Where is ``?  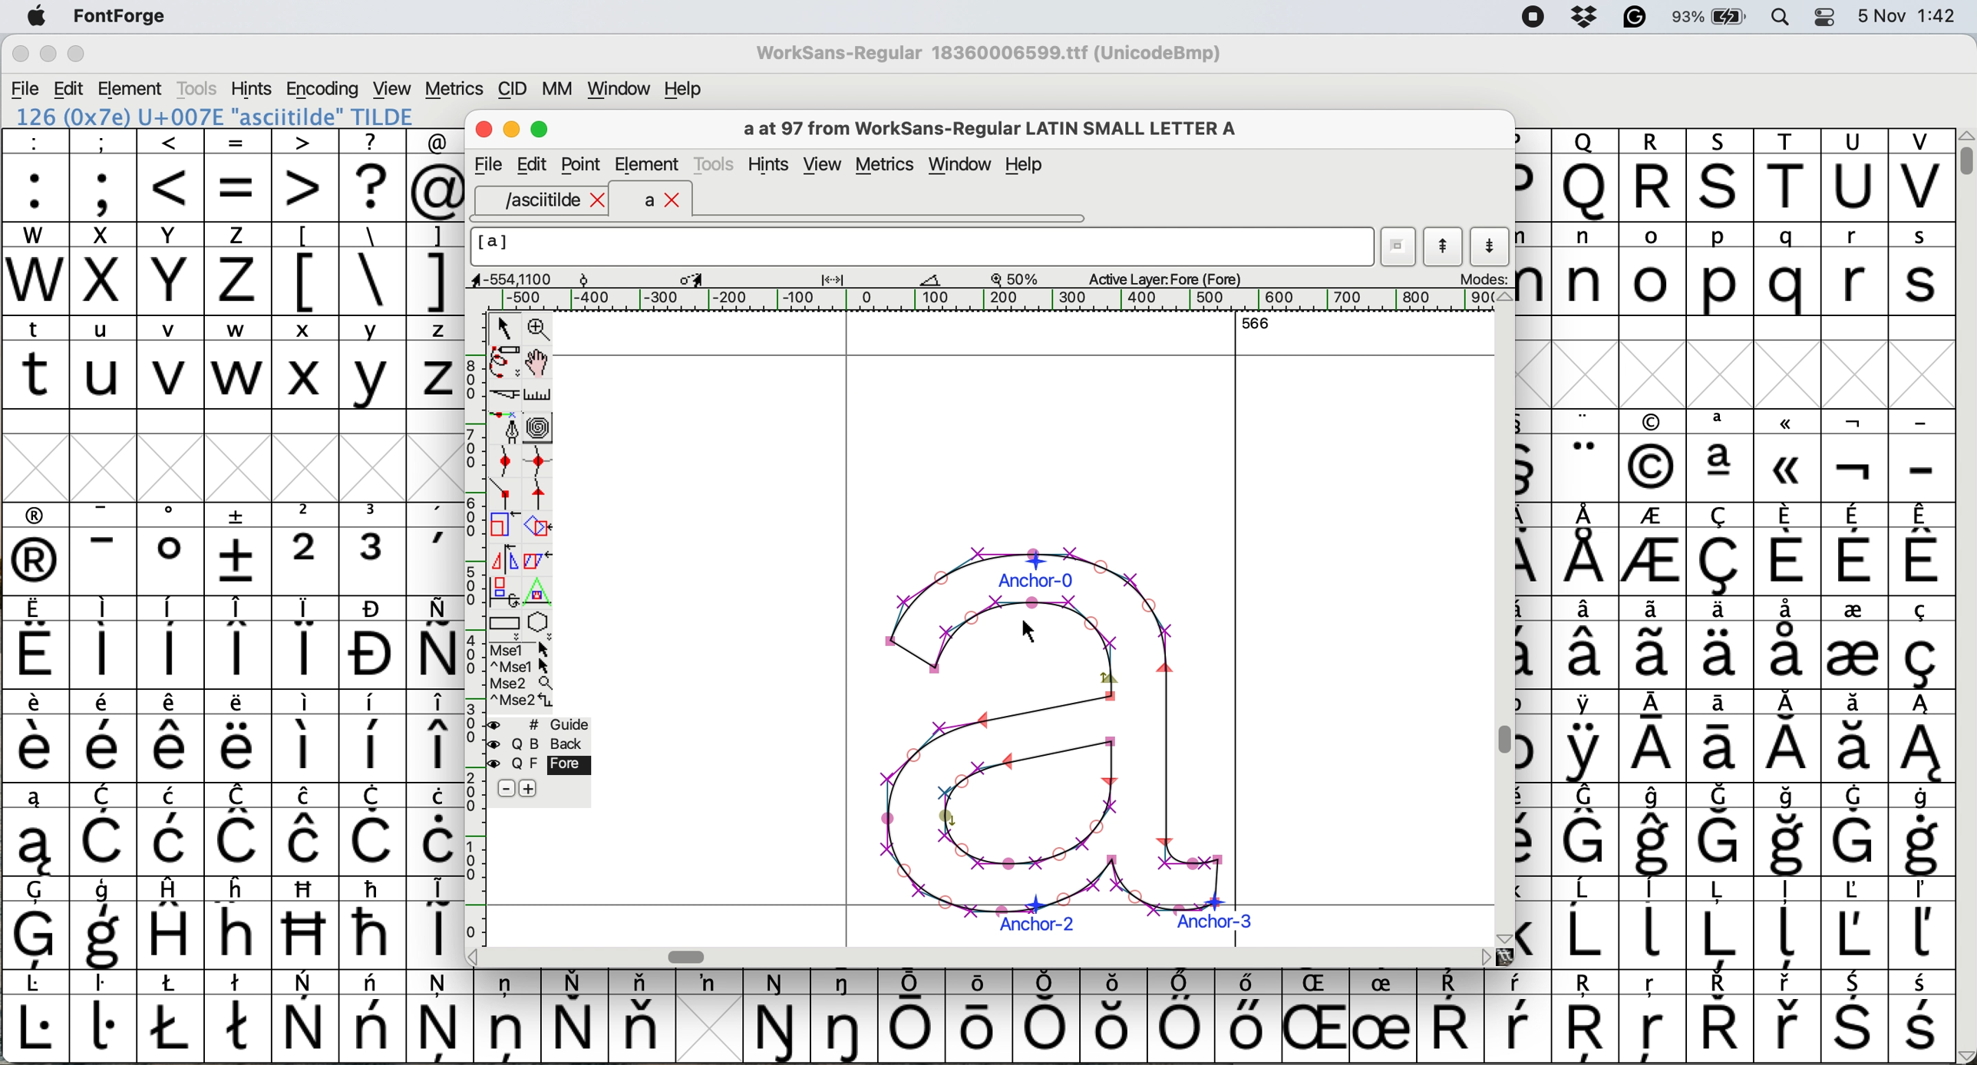  is located at coordinates (1319, 1016).